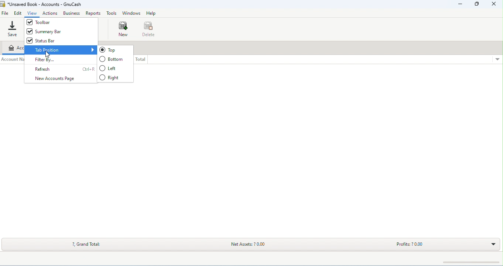  What do you see at coordinates (476, 4) in the screenshot?
I see `maximize` at bounding box center [476, 4].